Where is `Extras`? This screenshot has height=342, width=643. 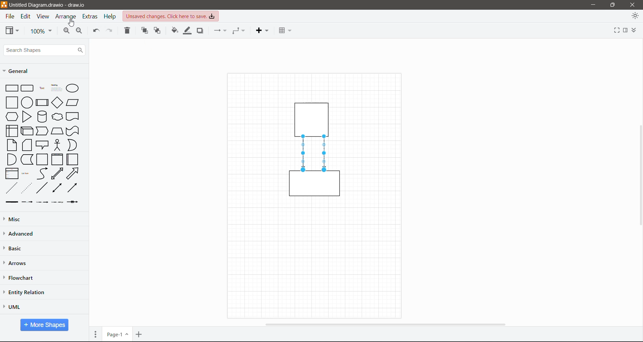
Extras is located at coordinates (91, 17).